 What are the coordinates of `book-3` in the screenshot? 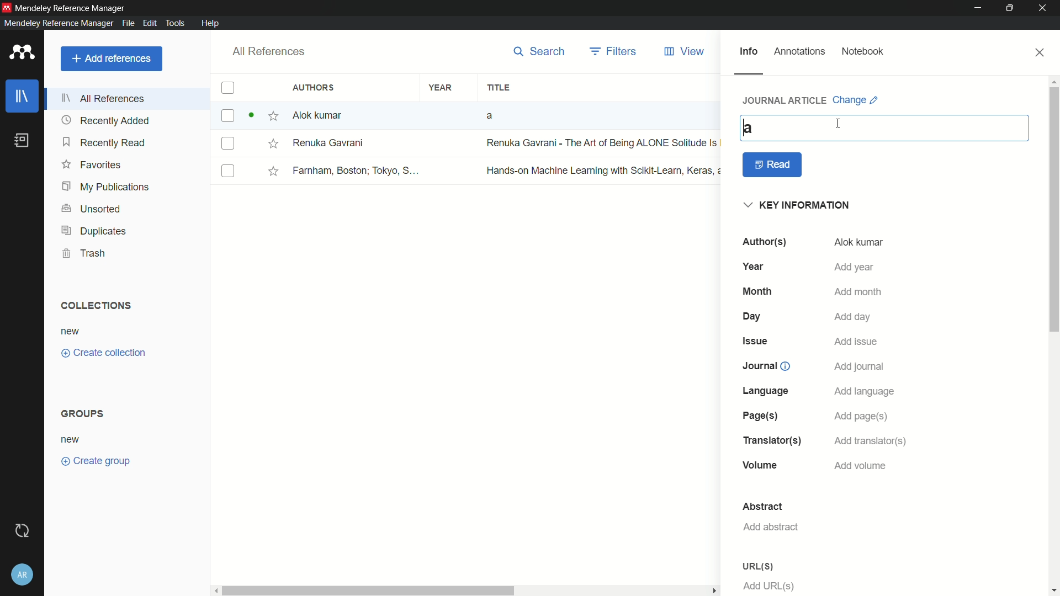 It's located at (468, 171).